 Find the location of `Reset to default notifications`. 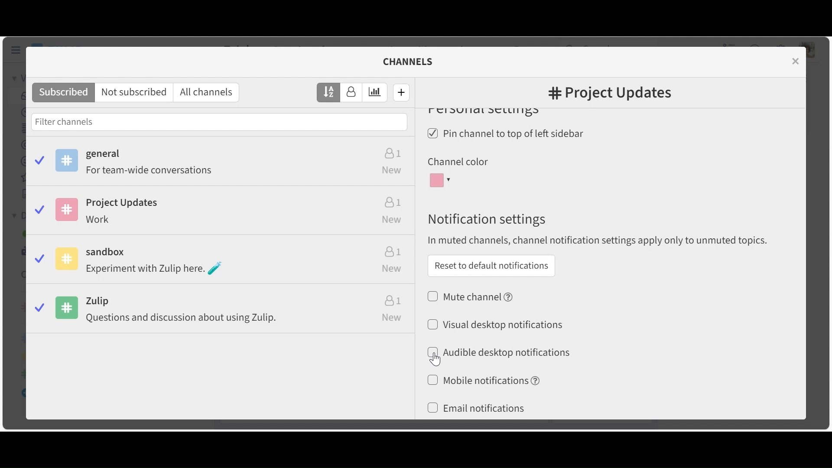

Reset to default notifications is located at coordinates (491, 266).